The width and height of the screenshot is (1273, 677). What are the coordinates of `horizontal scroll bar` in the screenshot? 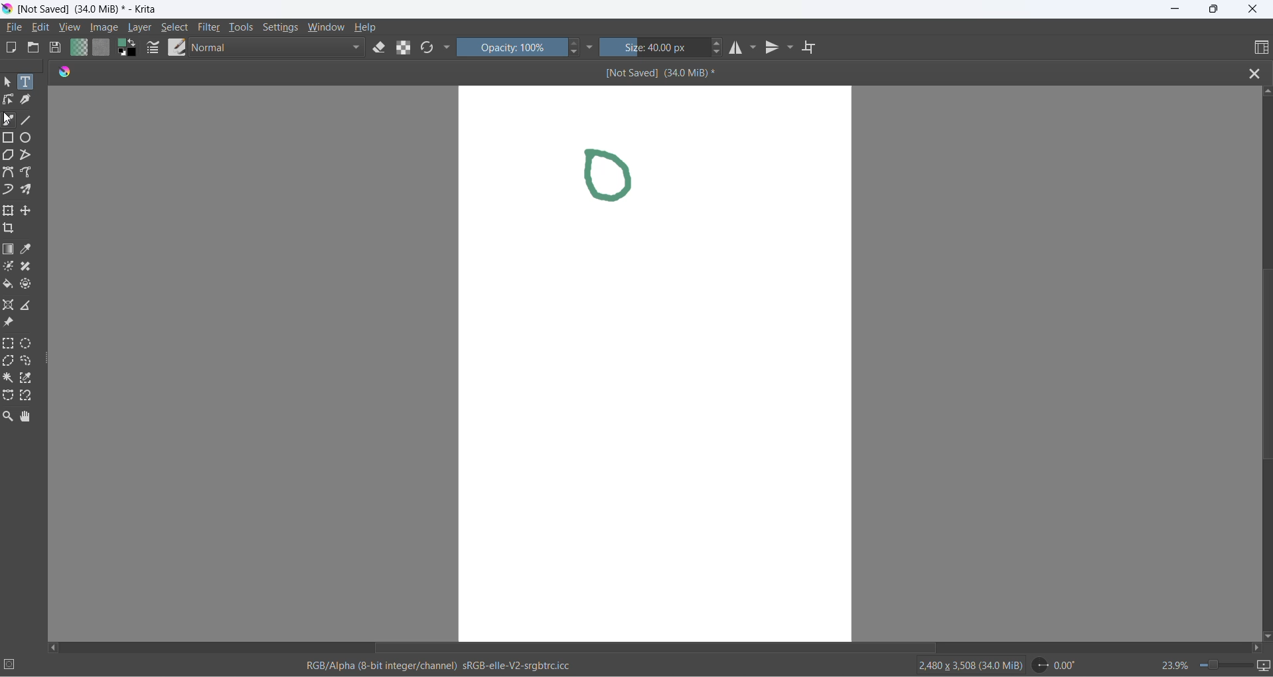 It's located at (660, 648).